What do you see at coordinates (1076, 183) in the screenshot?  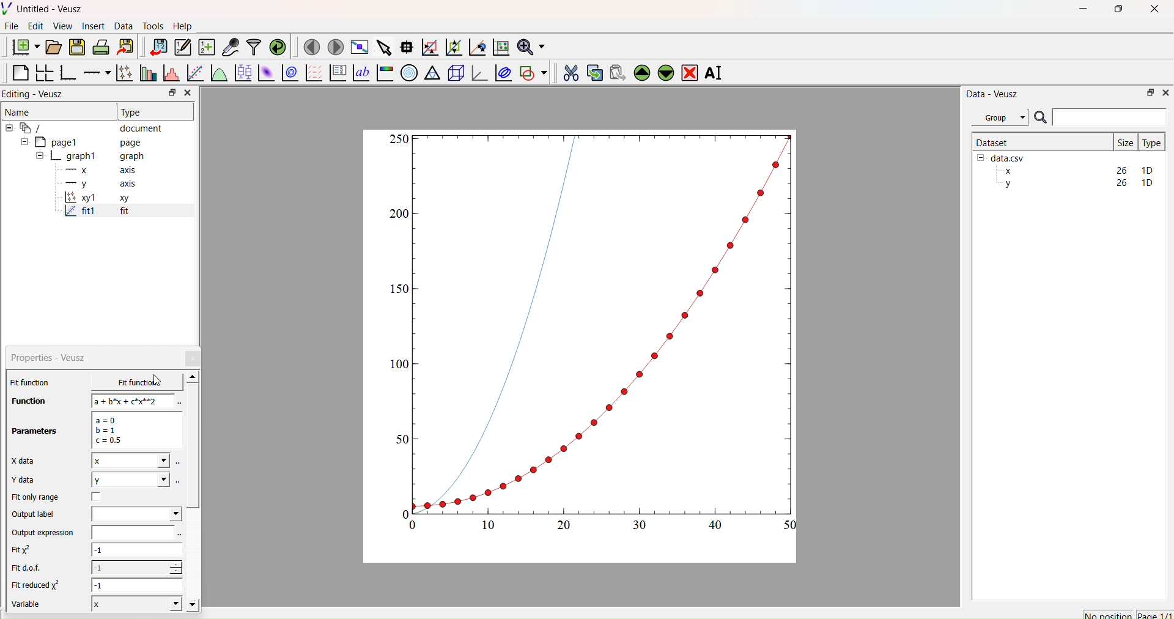 I see `y 26 1D` at bounding box center [1076, 183].